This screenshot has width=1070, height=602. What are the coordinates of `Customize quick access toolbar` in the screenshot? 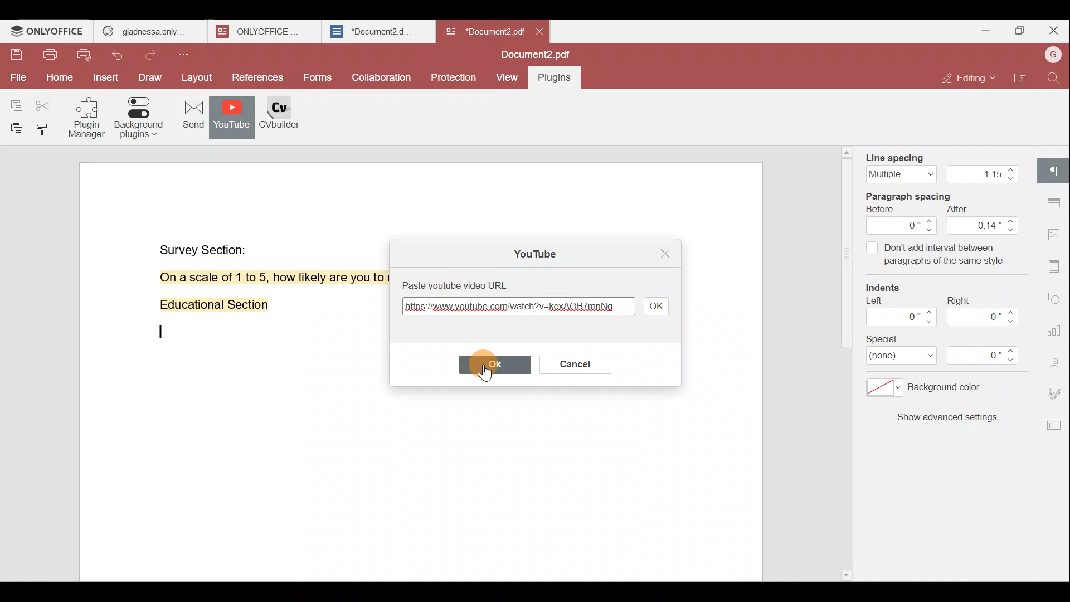 It's located at (188, 54).